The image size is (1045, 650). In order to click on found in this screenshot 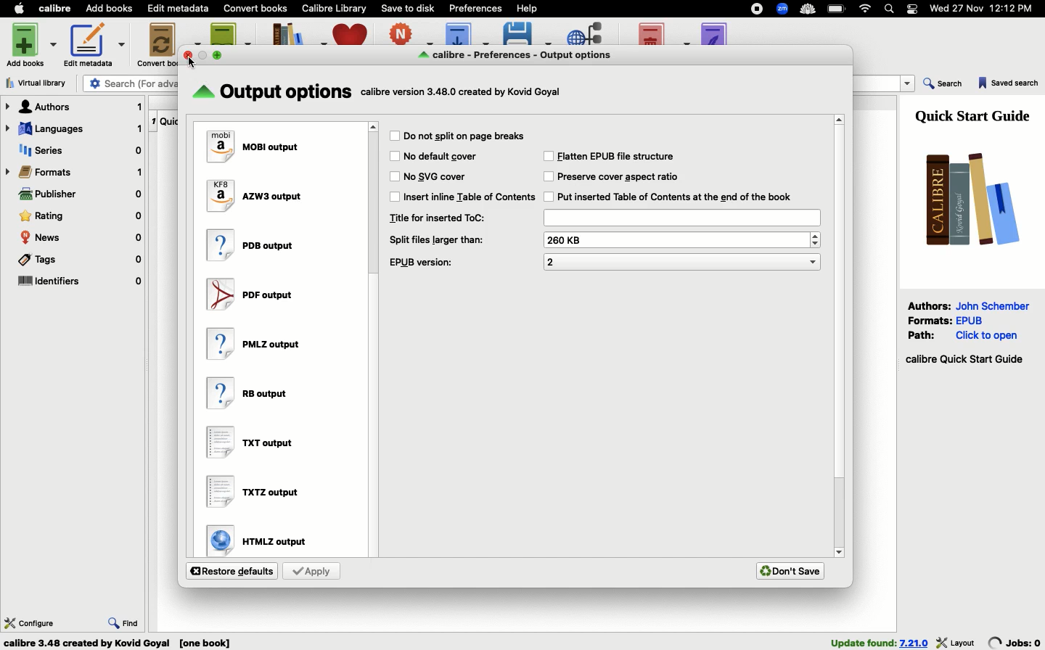, I will do `click(863, 642)`.